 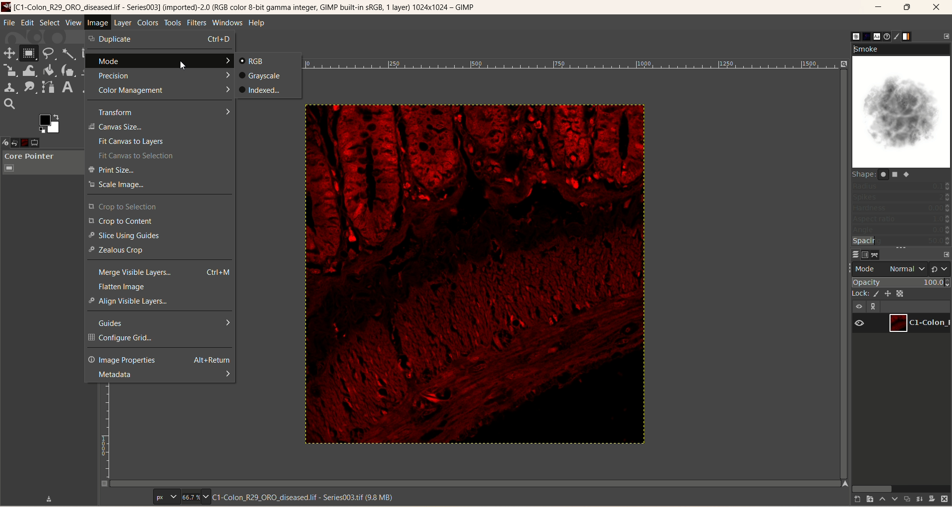 What do you see at coordinates (894, 500) in the screenshot?
I see `lower this layer one step` at bounding box center [894, 500].